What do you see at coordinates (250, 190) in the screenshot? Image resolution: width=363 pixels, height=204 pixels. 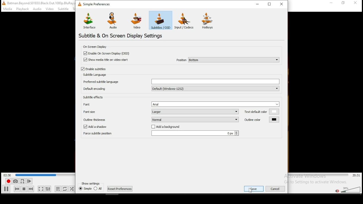 I see `cursor` at bounding box center [250, 190].